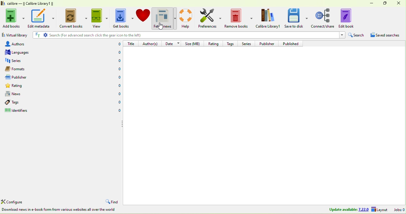 This screenshot has height=214, width=406. Describe the element at coordinates (214, 43) in the screenshot. I see `rating` at that location.